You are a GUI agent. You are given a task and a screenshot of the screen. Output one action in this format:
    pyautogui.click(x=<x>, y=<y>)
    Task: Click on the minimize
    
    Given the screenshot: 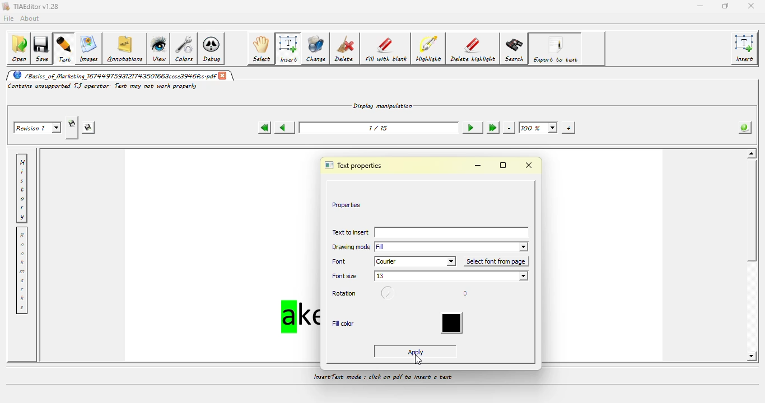 What is the action you would take?
    pyautogui.click(x=478, y=166)
    